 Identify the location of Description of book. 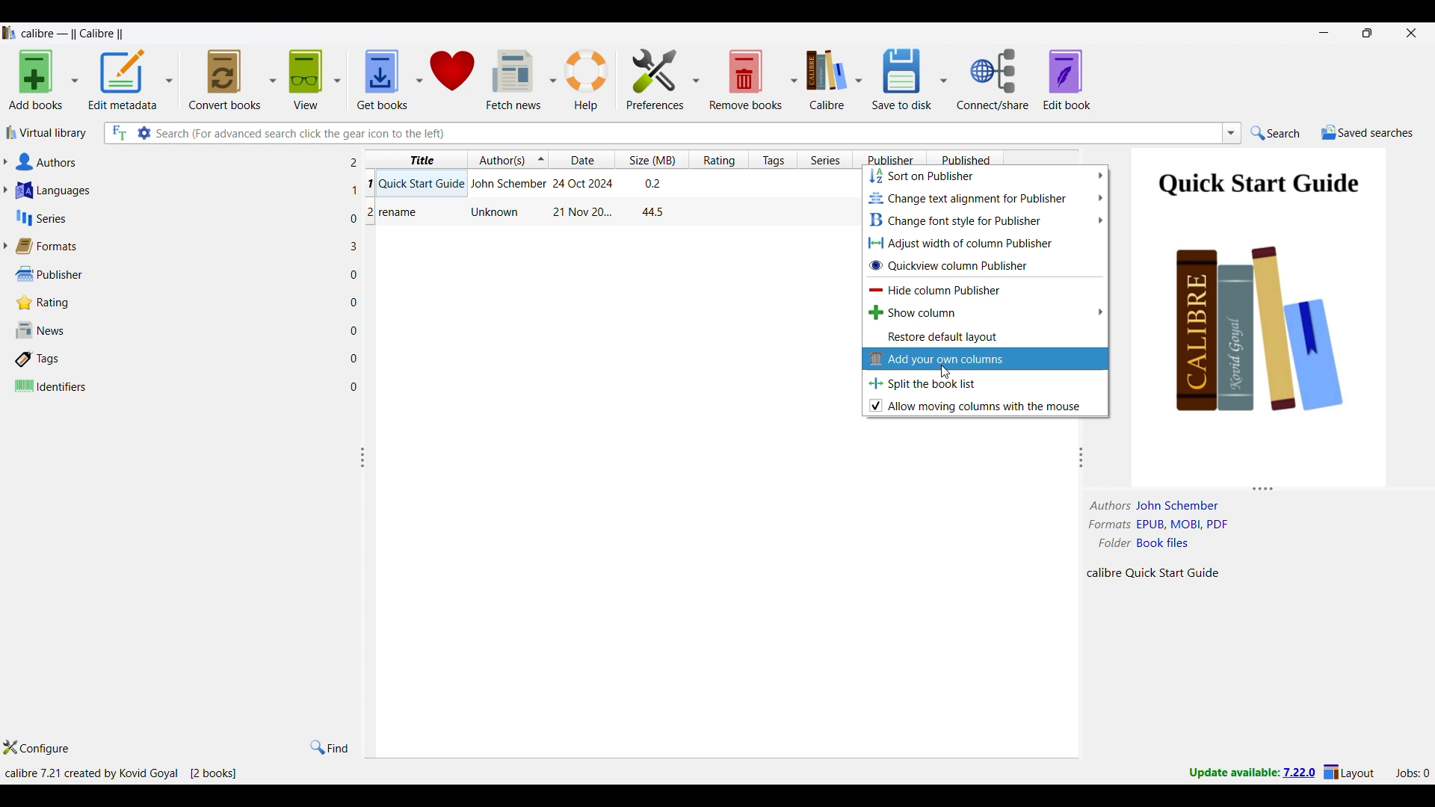
(1167, 572).